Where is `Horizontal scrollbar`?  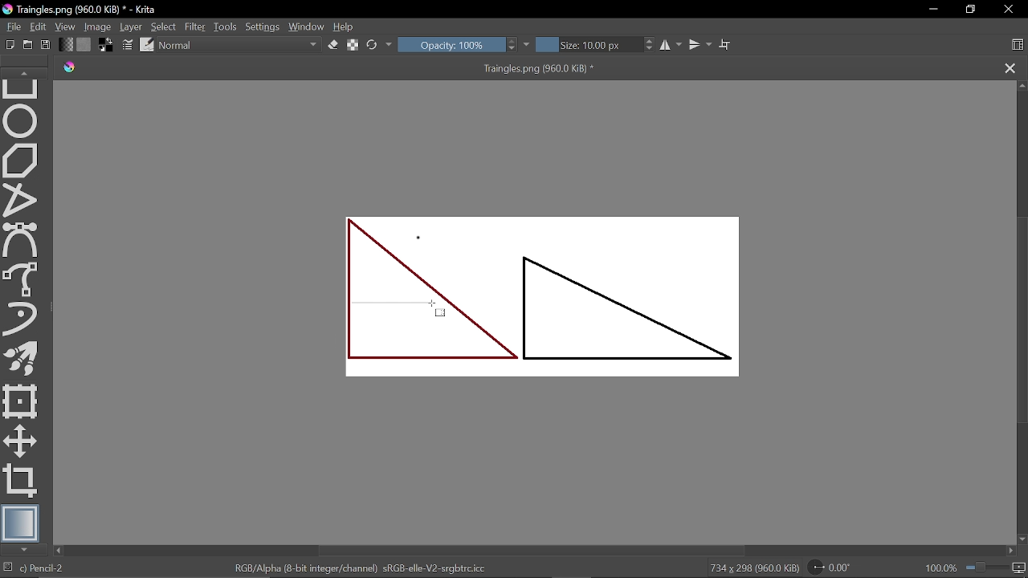 Horizontal scrollbar is located at coordinates (532, 551).